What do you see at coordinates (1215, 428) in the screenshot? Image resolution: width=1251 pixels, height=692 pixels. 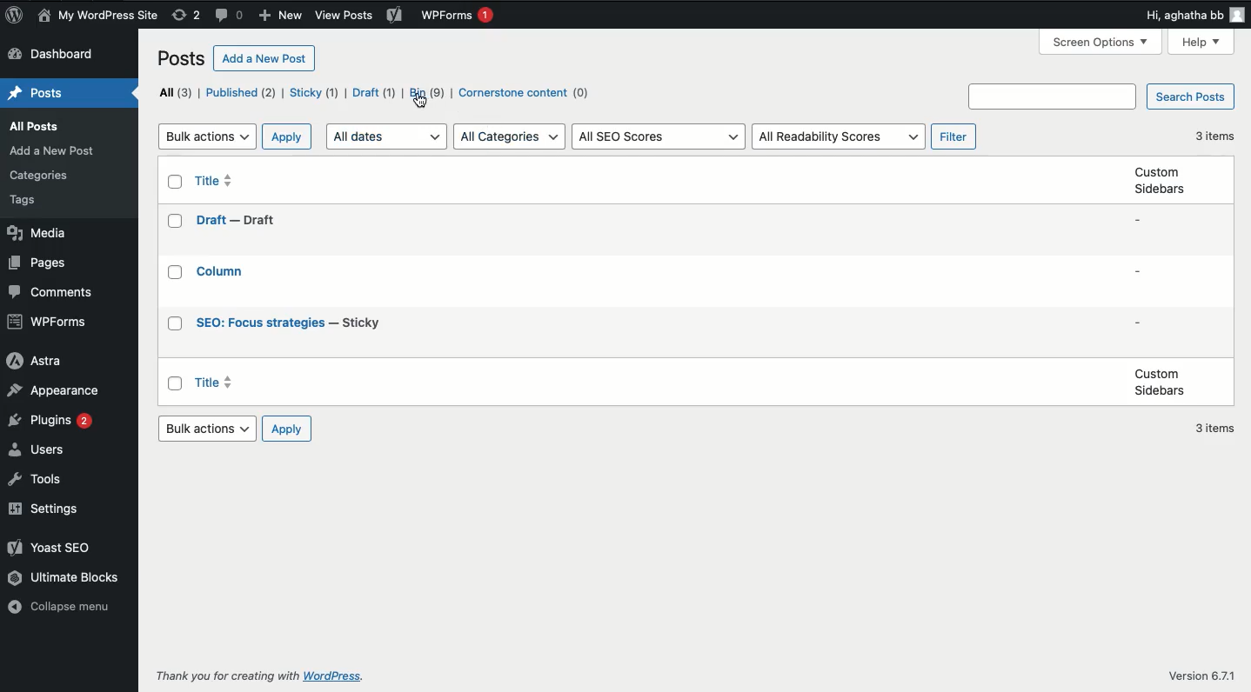 I see `3 items` at bounding box center [1215, 428].